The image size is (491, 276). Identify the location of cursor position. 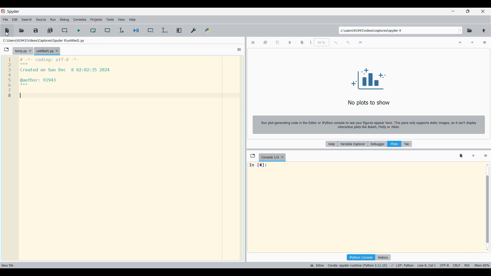
(425, 265).